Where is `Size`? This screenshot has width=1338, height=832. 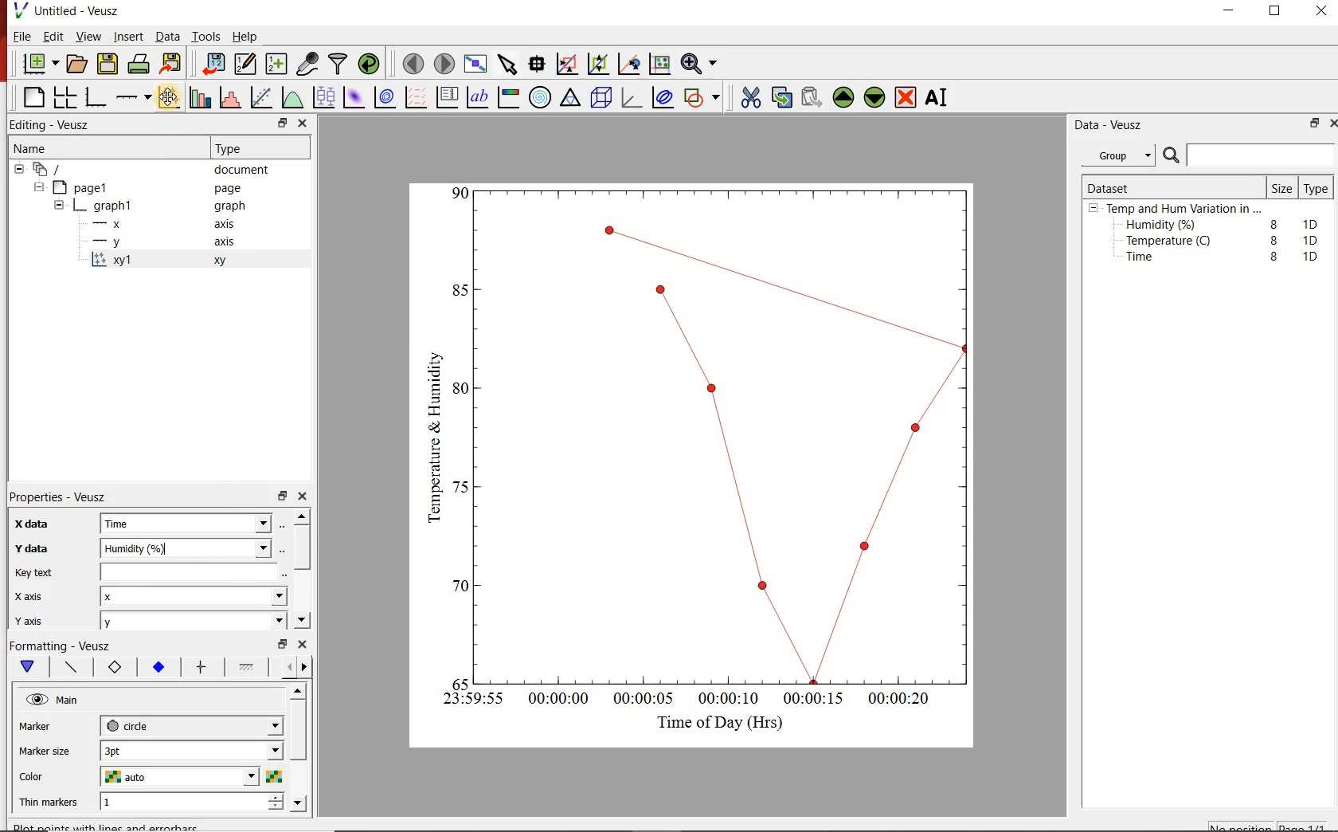
Size is located at coordinates (1281, 187).